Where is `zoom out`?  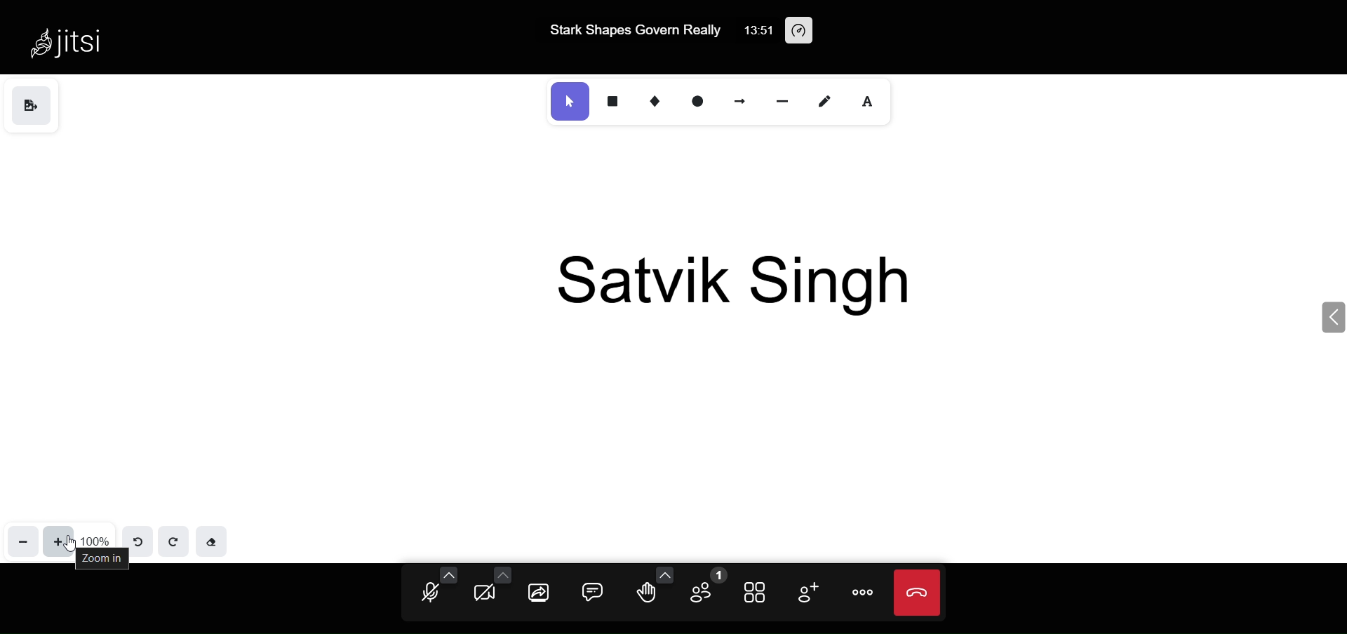
zoom out is located at coordinates (20, 541).